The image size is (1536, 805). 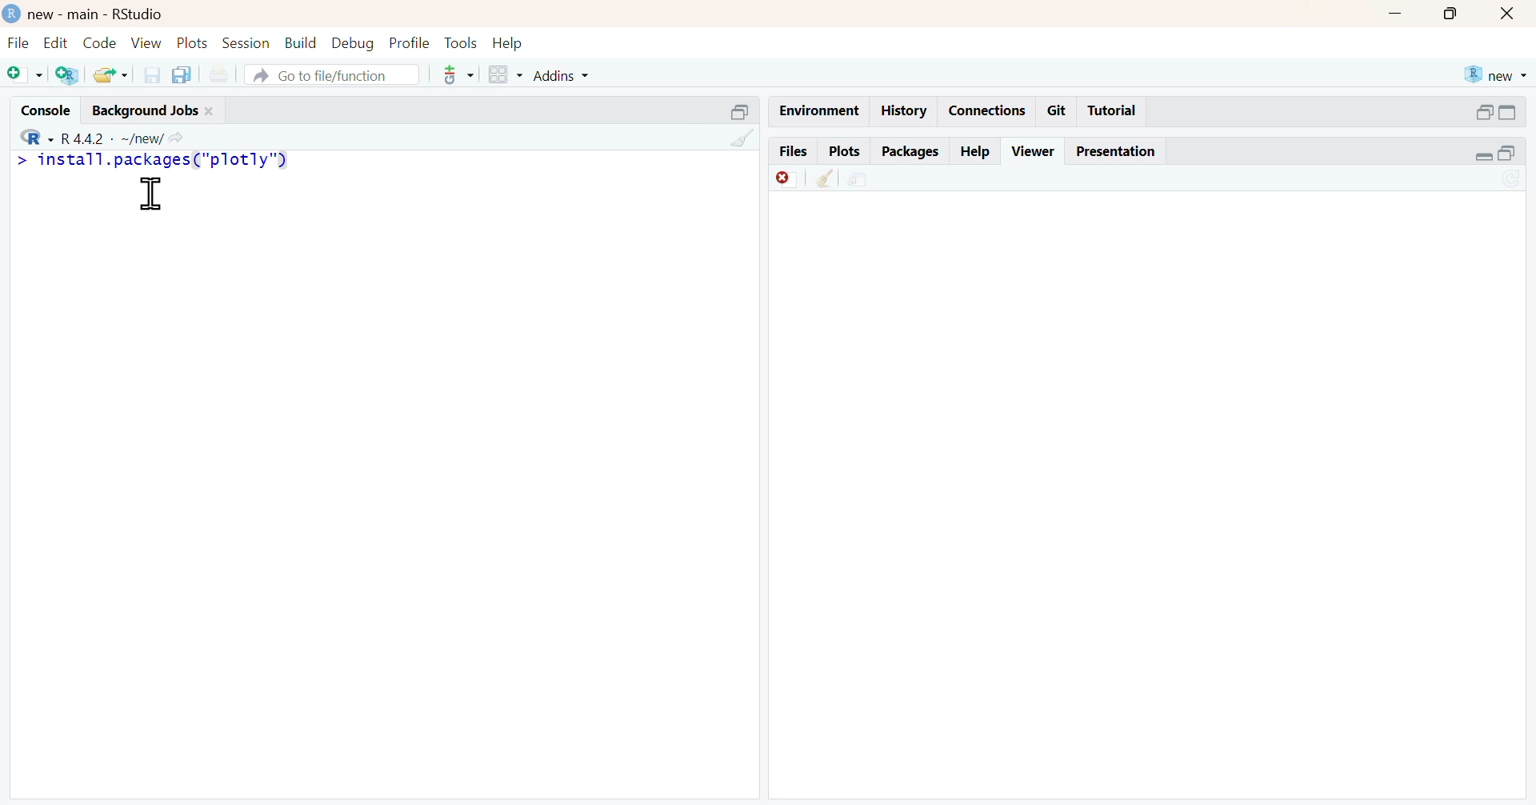 I want to click on maximize, so click(x=1454, y=12).